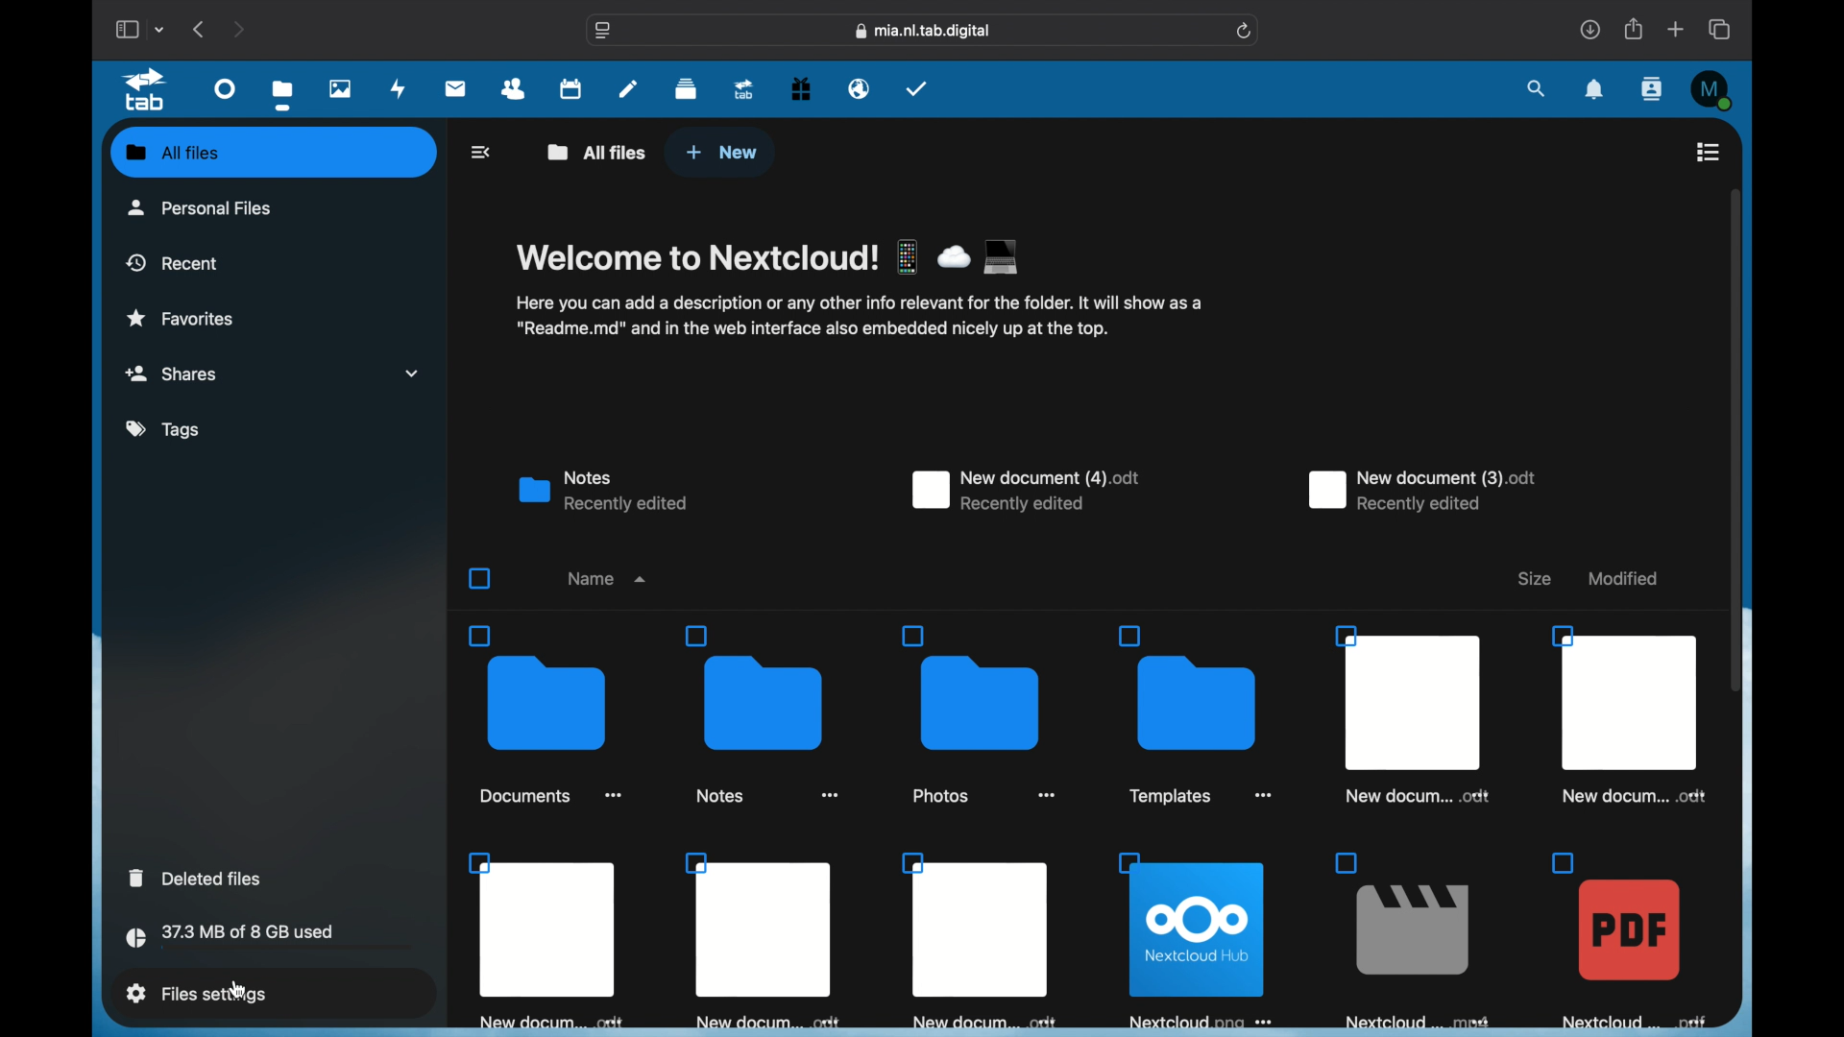  I want to click on file, so click(547, 941).